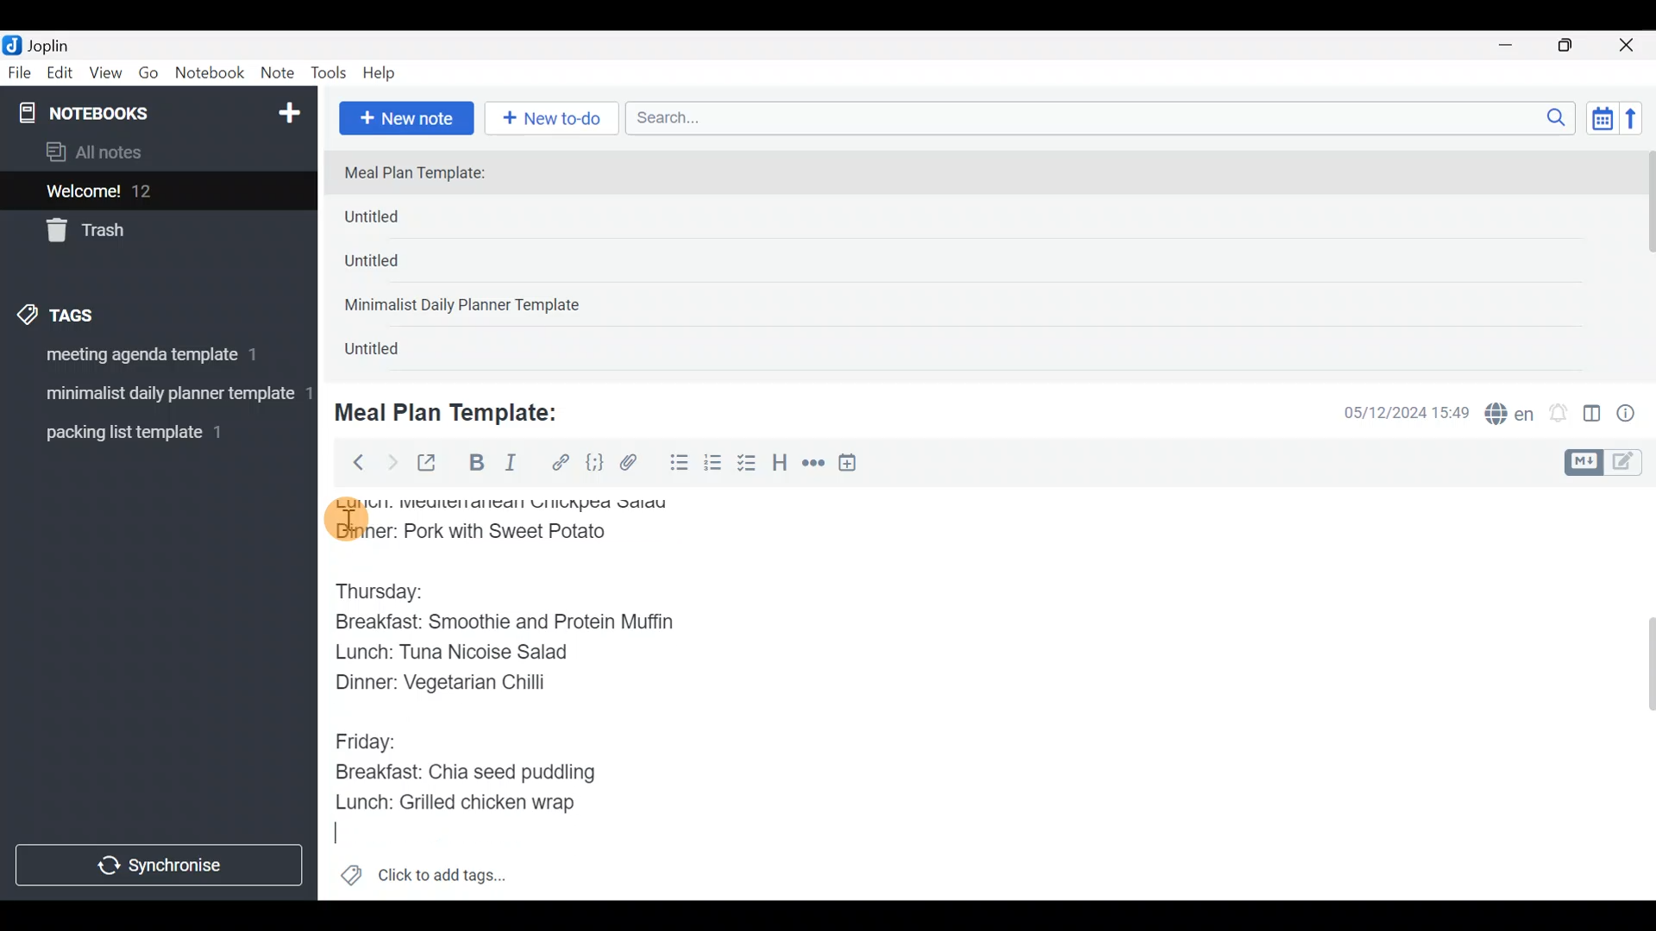 The width and height of the screenshot is (1656, 931). Describe the element at coordinates (154, 153) in the screenshot. I see `All notes` at that location.